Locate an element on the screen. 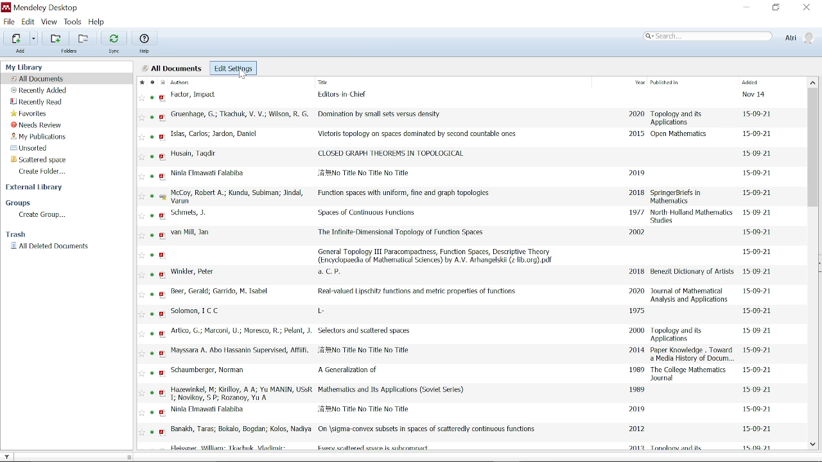 The height and width of the screenshot is (462, 822). All deleted documents is located at coordinates (49, 246).